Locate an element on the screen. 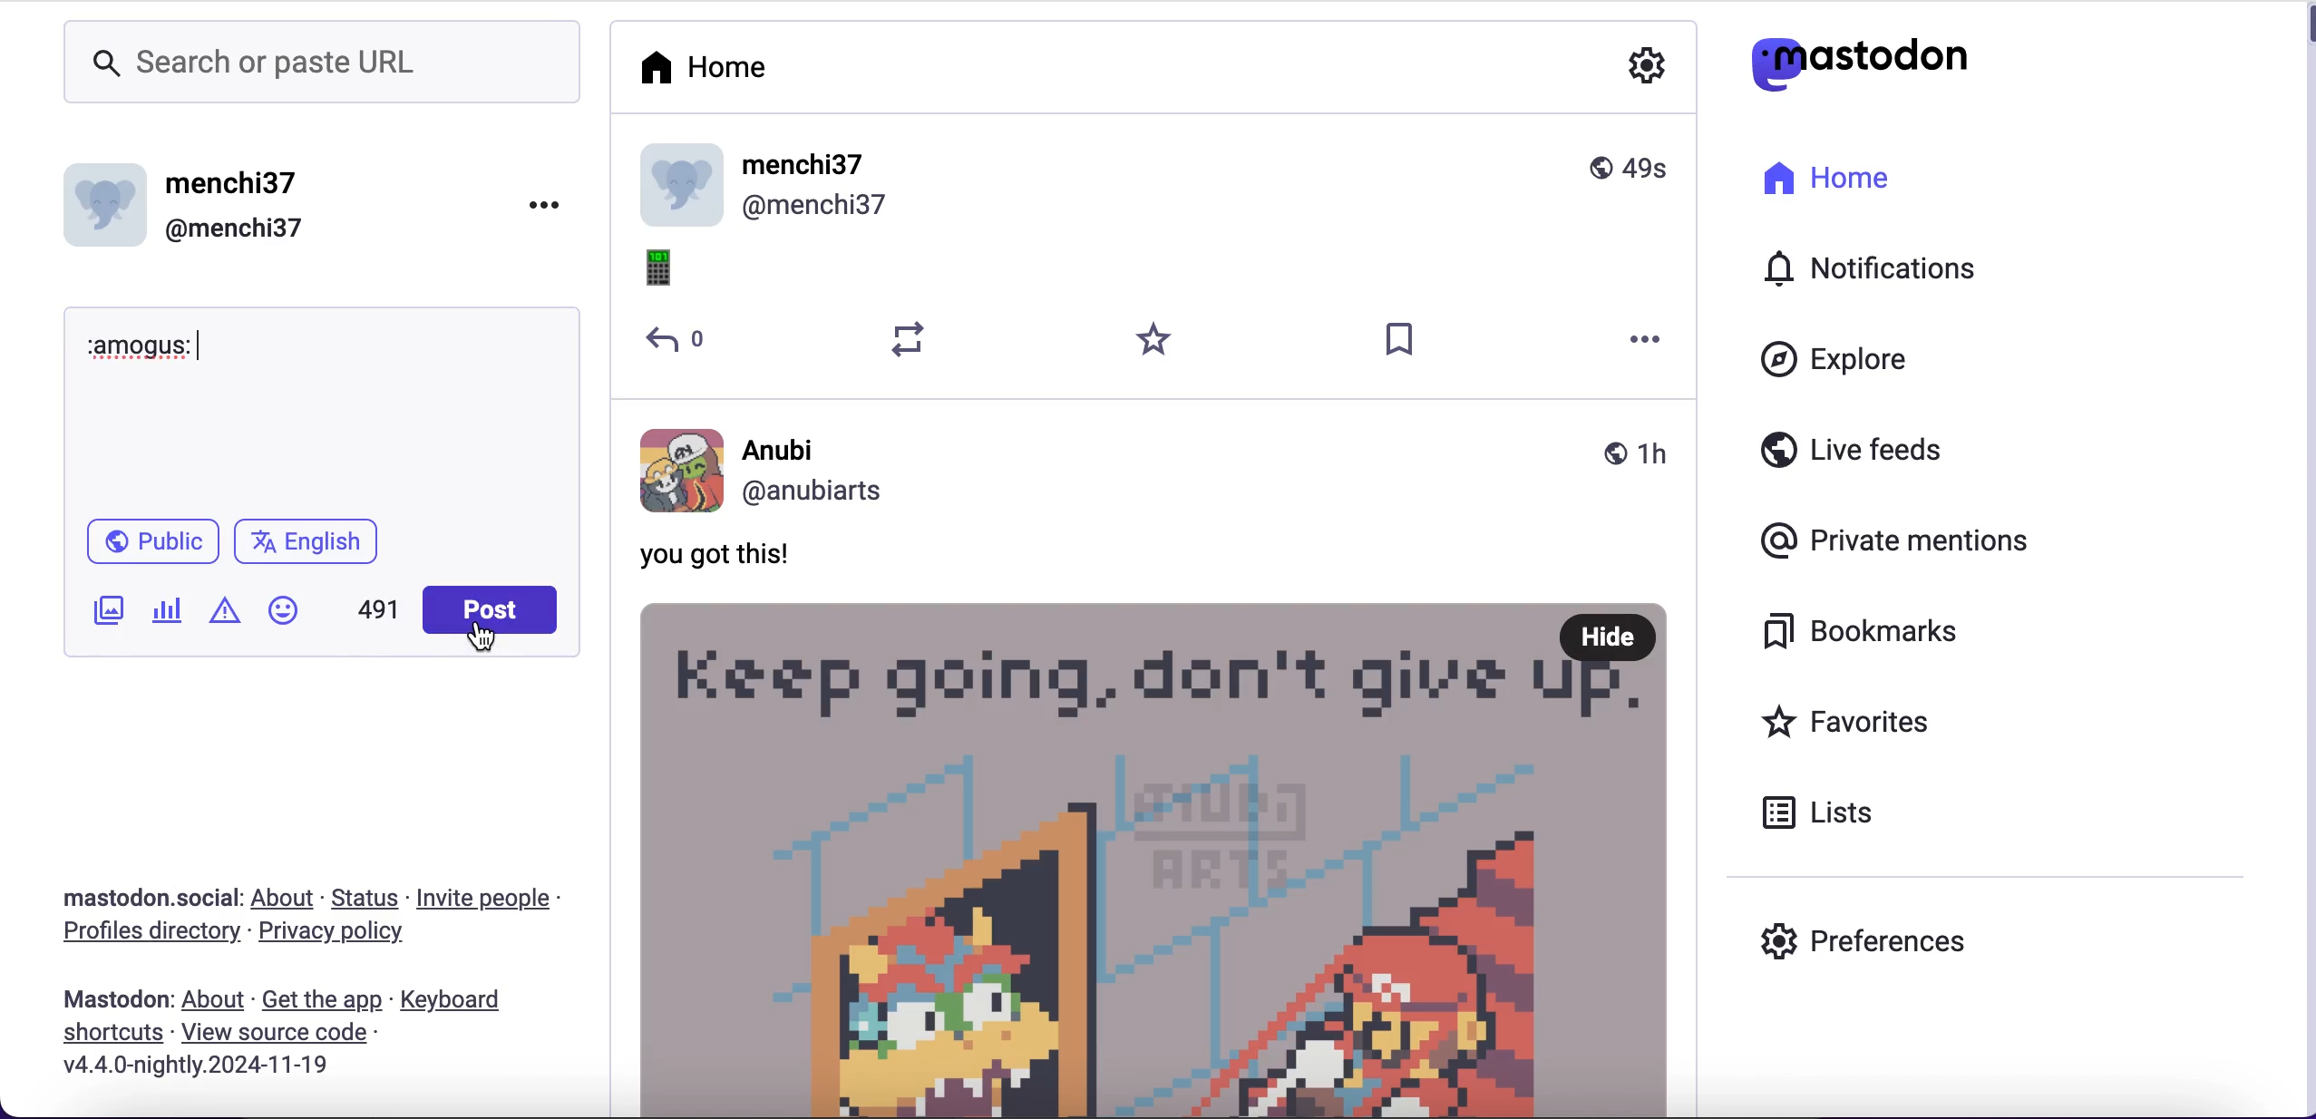  favorites is located at coordinates (1889, 721).